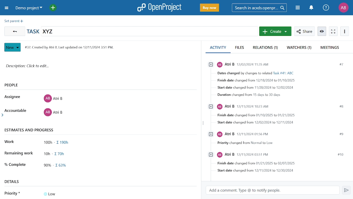 The width and height of the screenshot is (353, 199). What do you see at coordinates (42, 166) in the screenshot?
I see `% Complete 90% - sigma symbol 63%` at bounding box center [42, 166].